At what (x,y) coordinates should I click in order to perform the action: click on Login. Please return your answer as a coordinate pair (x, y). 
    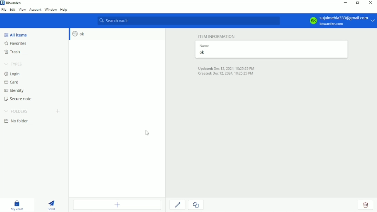
    Looking at the image, I should click on (12, 74).